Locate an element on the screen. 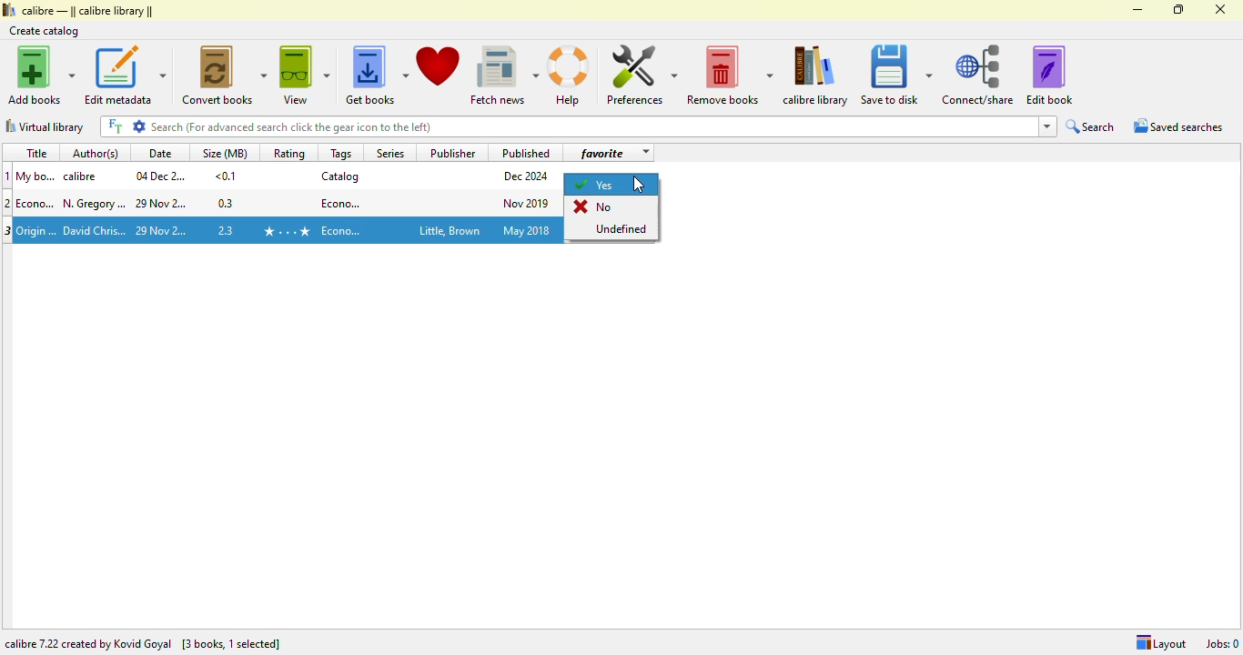  edit metadata is located at coordinates (125, 75).